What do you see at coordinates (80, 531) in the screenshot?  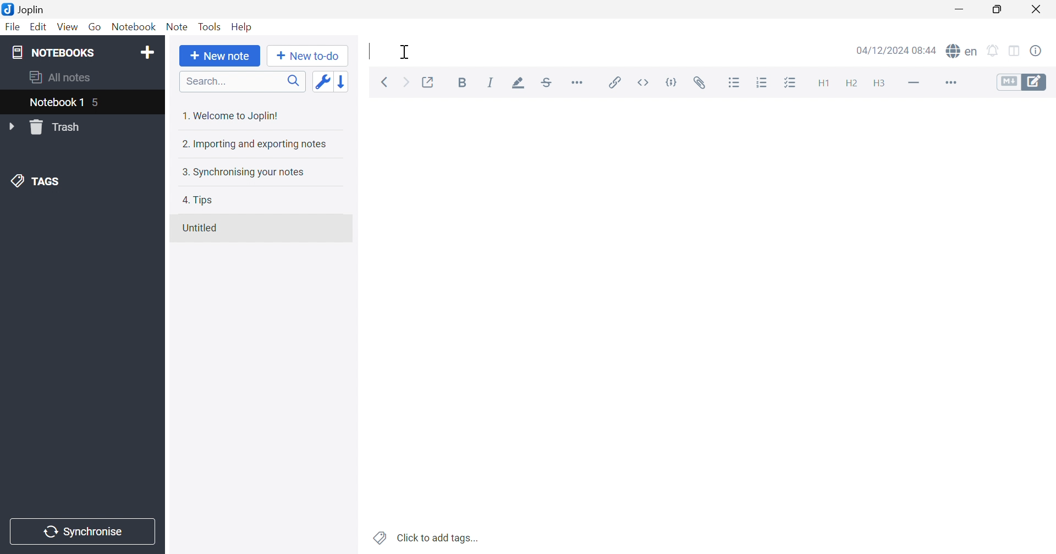 I see `Synchronise` at bounding box center [80, 531].